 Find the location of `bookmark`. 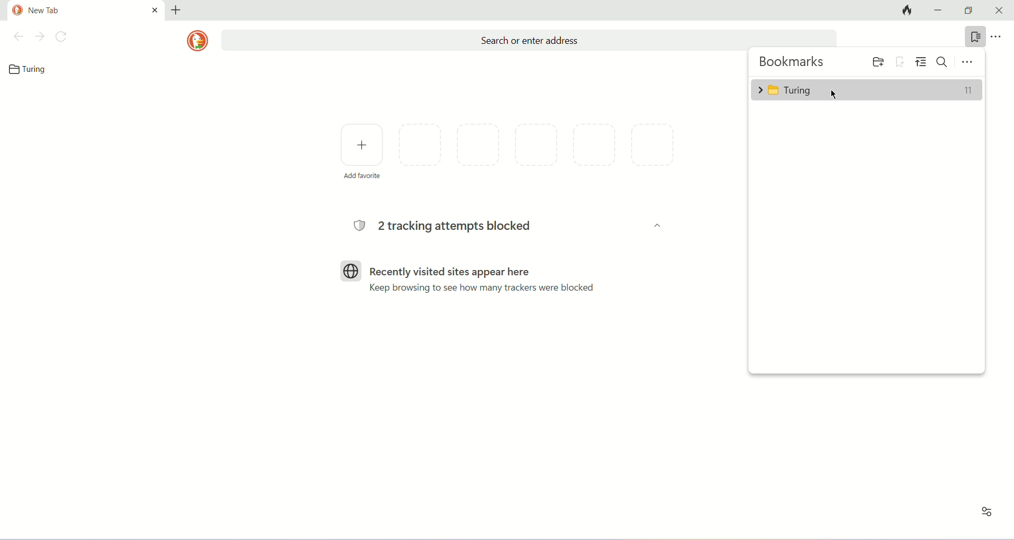

bookmark is located at coordinates (31, 69).